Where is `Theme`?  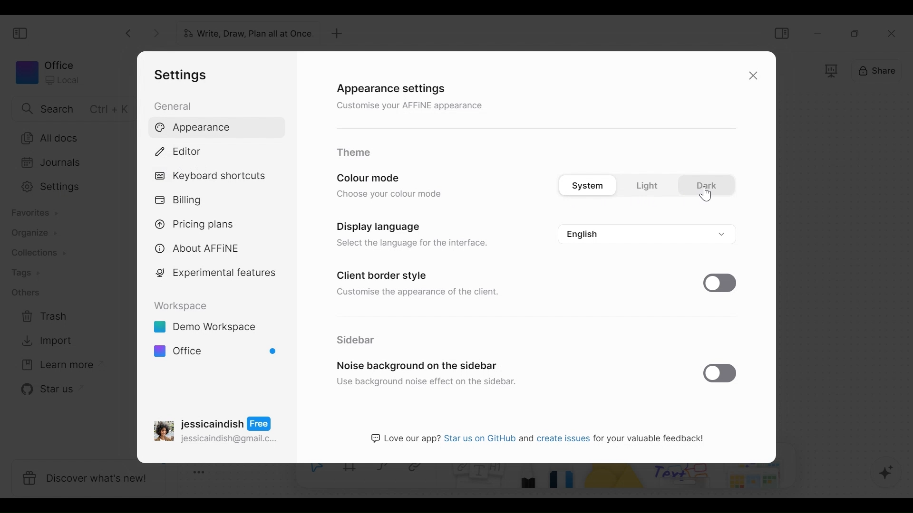 Theme is located at coordinates (358, 153).